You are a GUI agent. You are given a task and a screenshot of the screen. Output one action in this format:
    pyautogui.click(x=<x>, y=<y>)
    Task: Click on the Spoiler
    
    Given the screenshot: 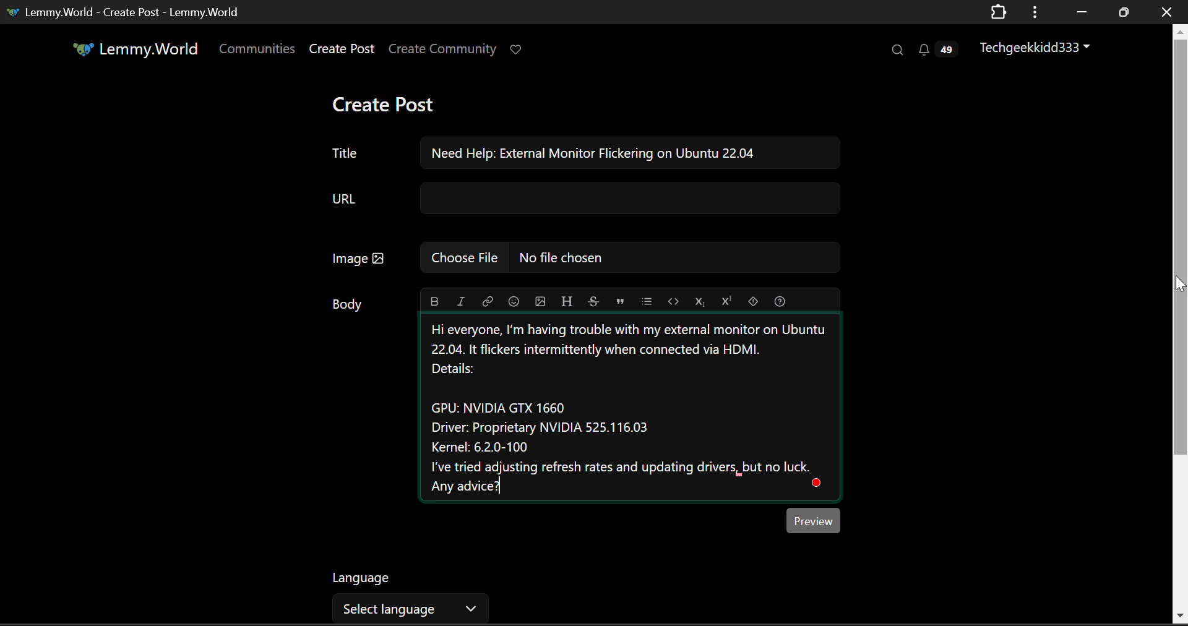 What is the action you would take?
    pyautogui.click(x=752, y=302)
    